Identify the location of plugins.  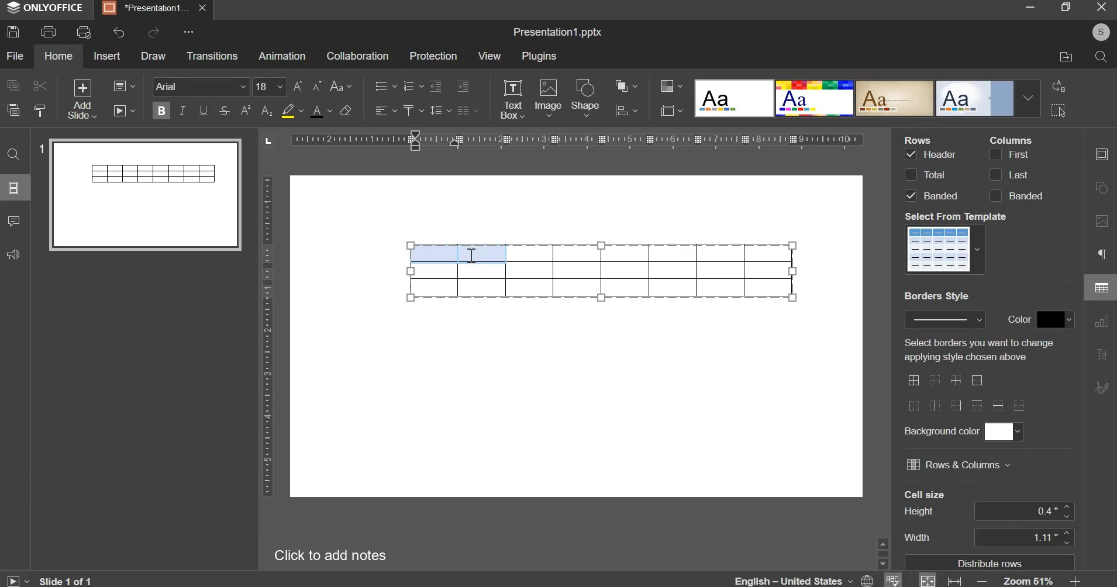
(540, 56).